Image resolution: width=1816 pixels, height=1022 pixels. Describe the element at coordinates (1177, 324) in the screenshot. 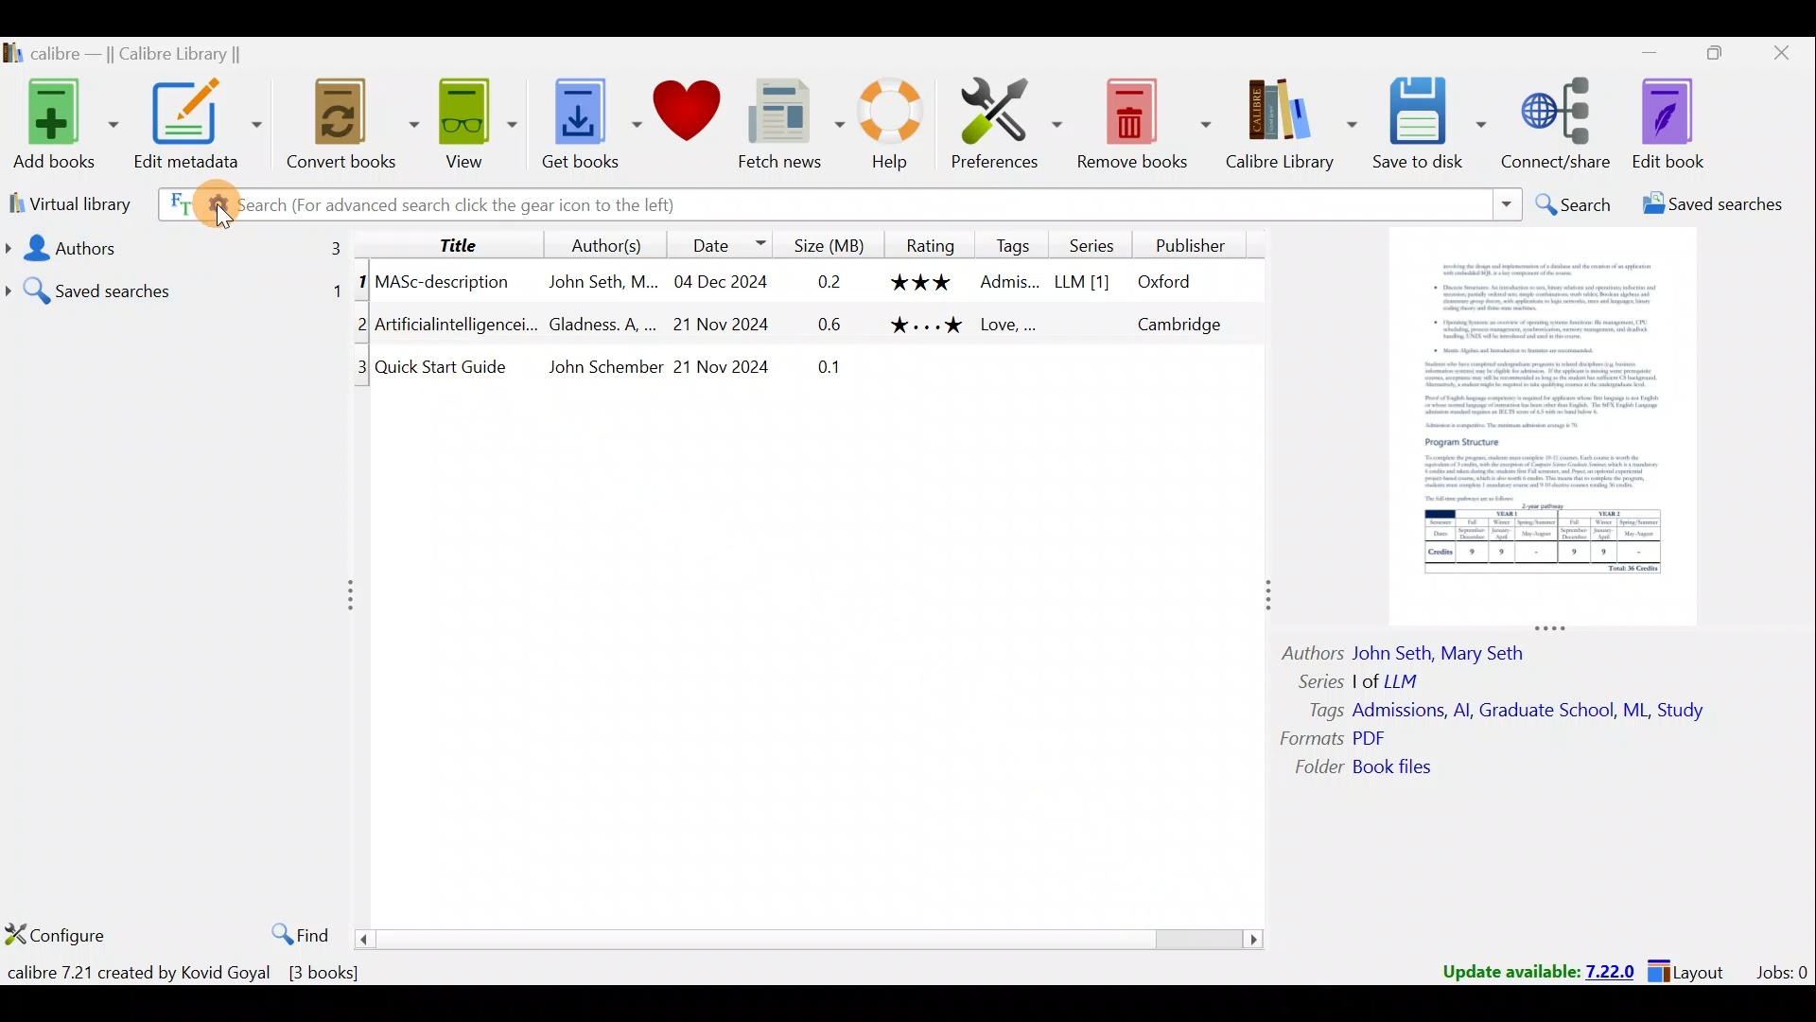

I see `Cambridge` at that location.